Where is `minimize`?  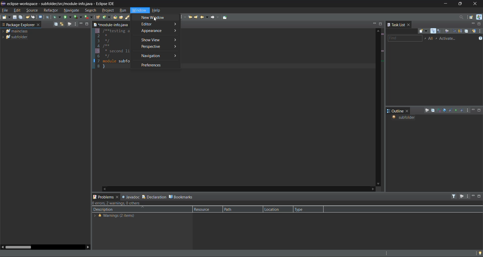 minimize is located at coordinates (474, 24).